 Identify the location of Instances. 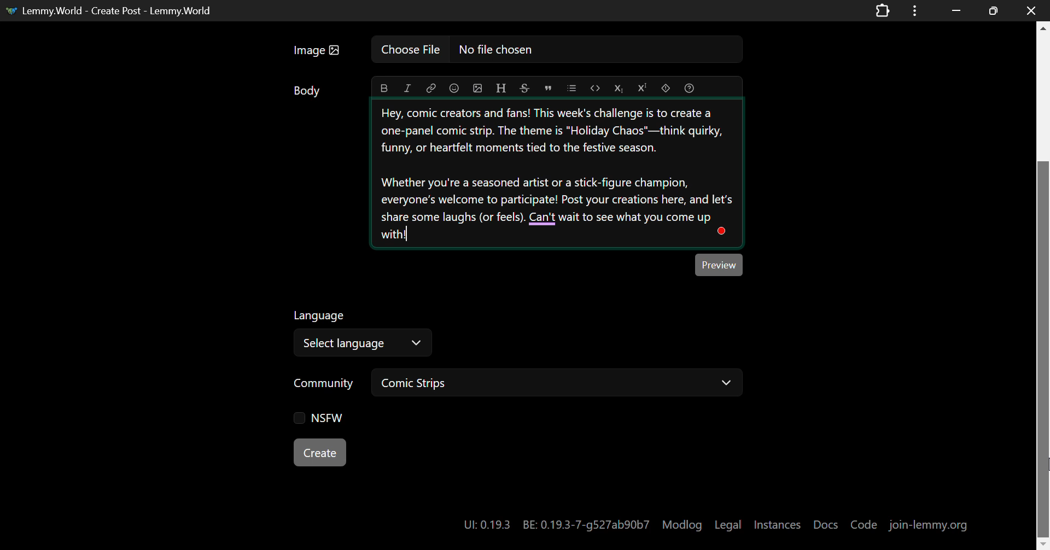
(778, 524).